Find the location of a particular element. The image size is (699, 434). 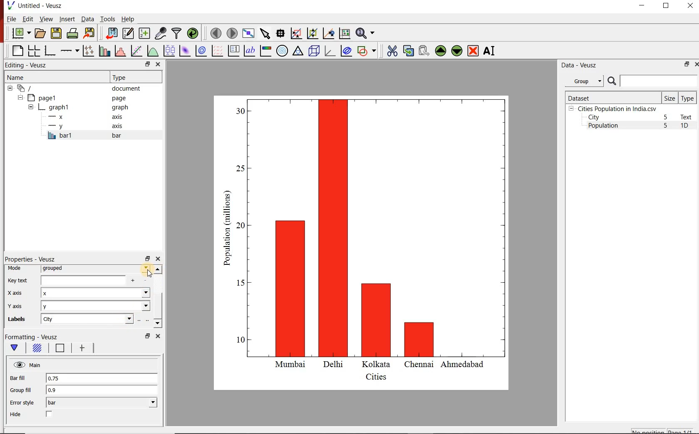

Dataset is located at coordinates (612, 97).